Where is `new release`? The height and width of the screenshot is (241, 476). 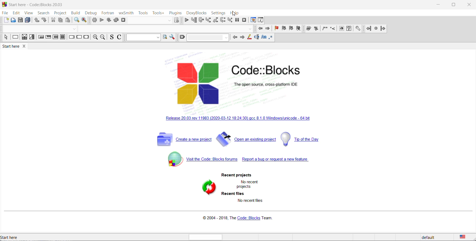 new release is located at coordinates (239, 118).